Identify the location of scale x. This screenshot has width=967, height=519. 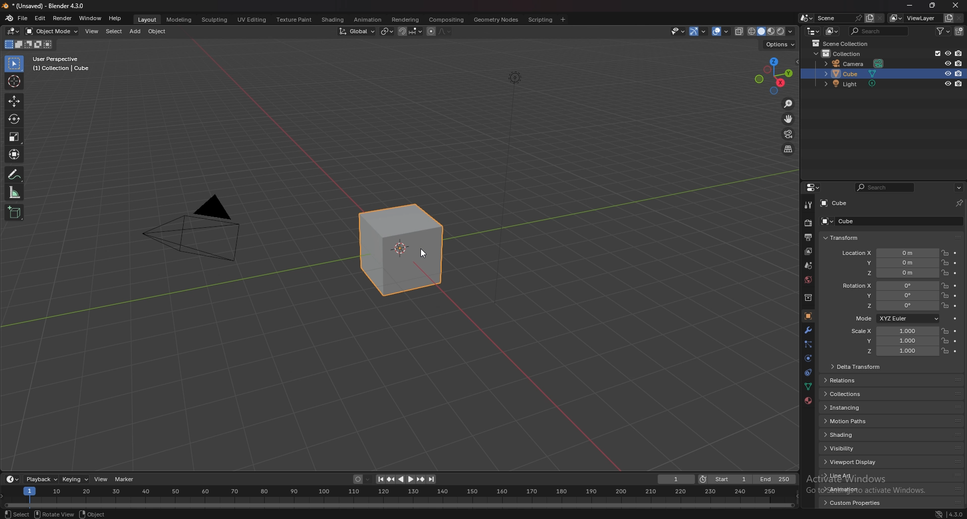
(893, 331).